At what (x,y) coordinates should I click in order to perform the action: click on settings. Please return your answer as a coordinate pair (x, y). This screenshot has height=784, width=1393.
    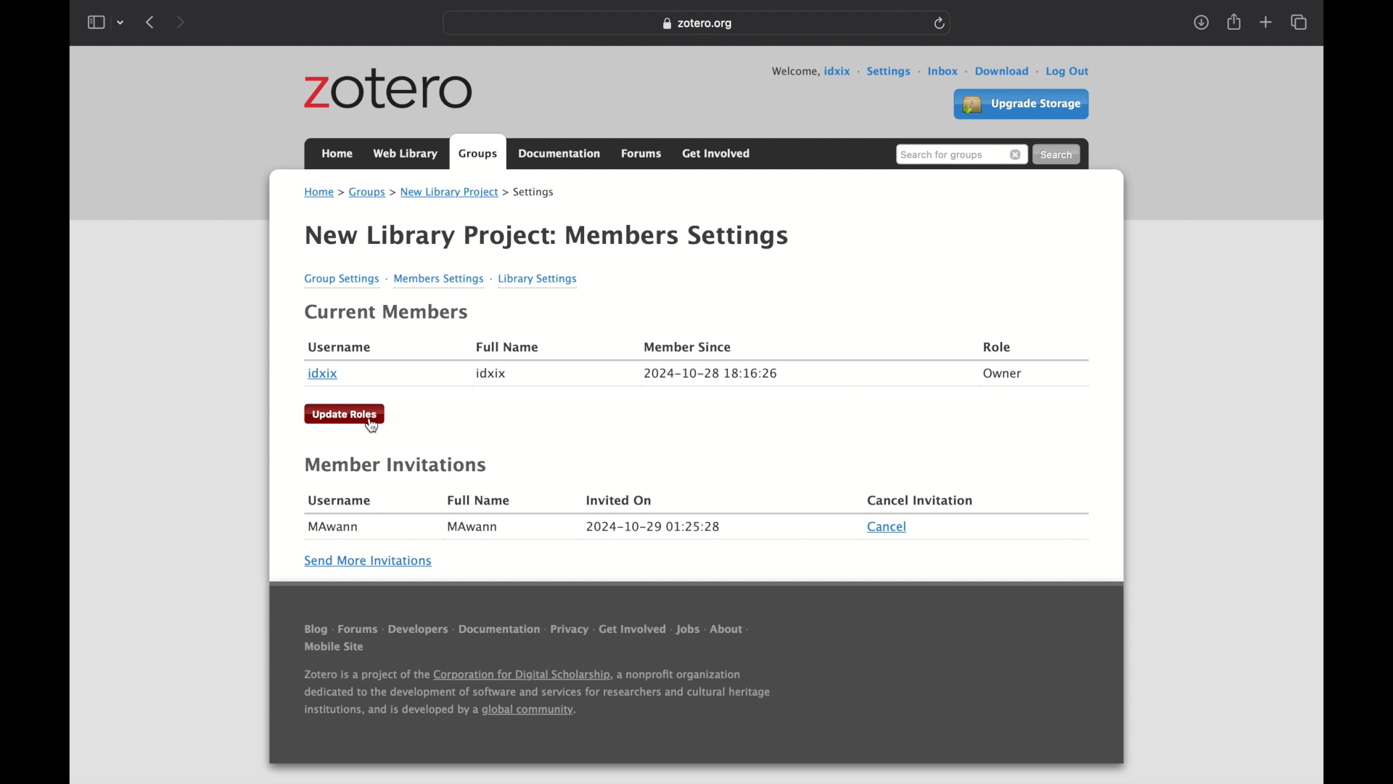
    Looking at the image, I should click on (536, 193).